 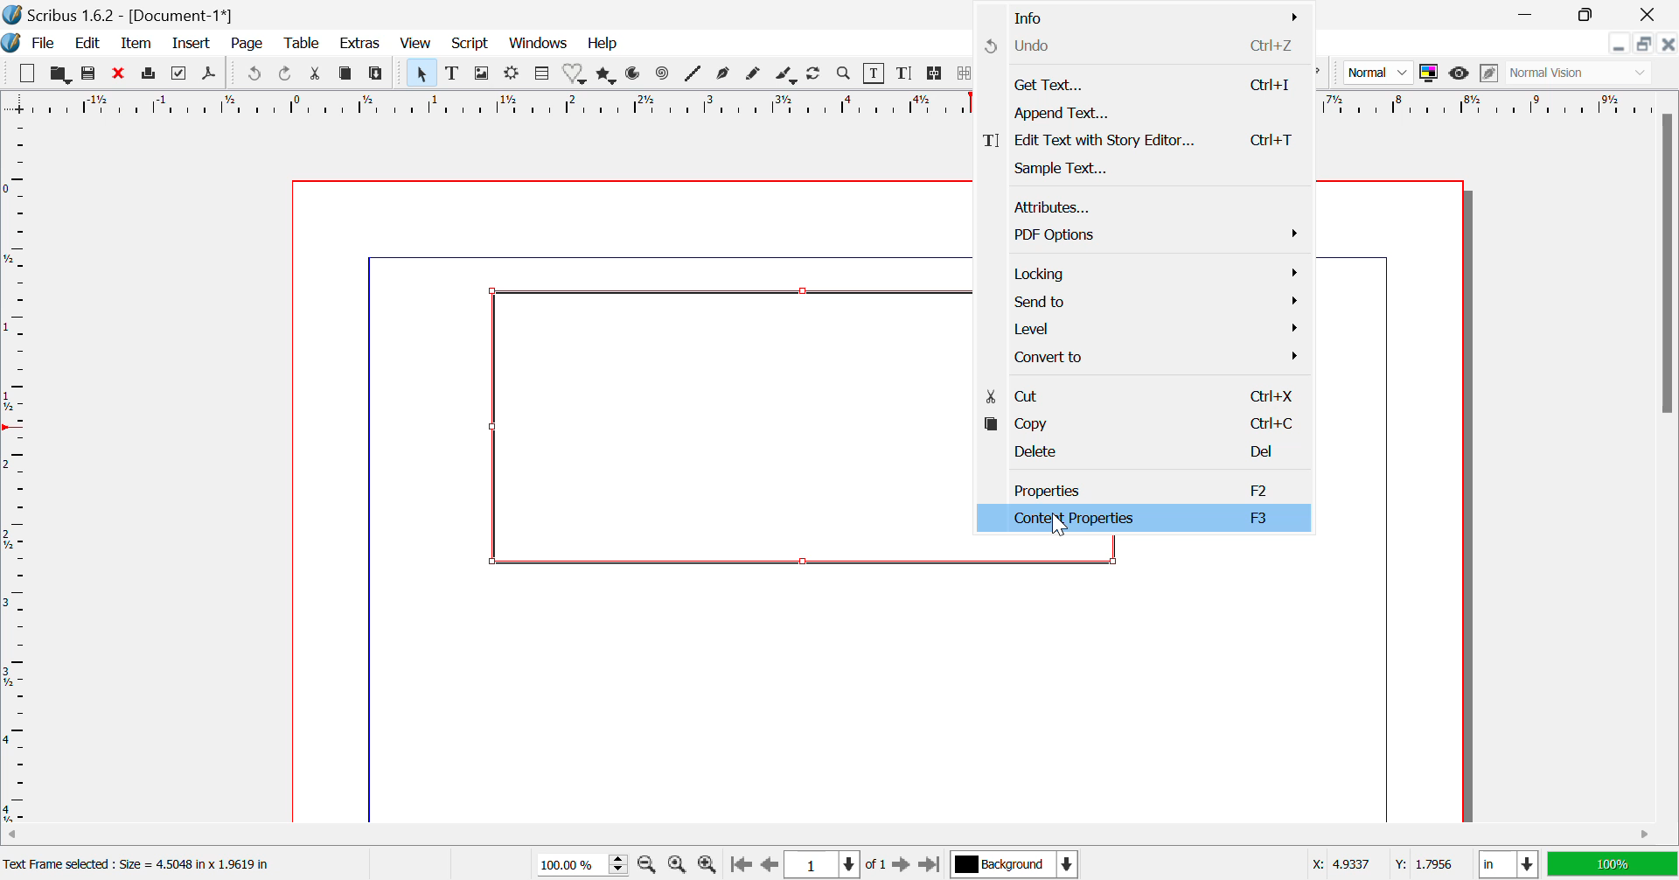 I want to click on textbox, so click(x=732, y=424).